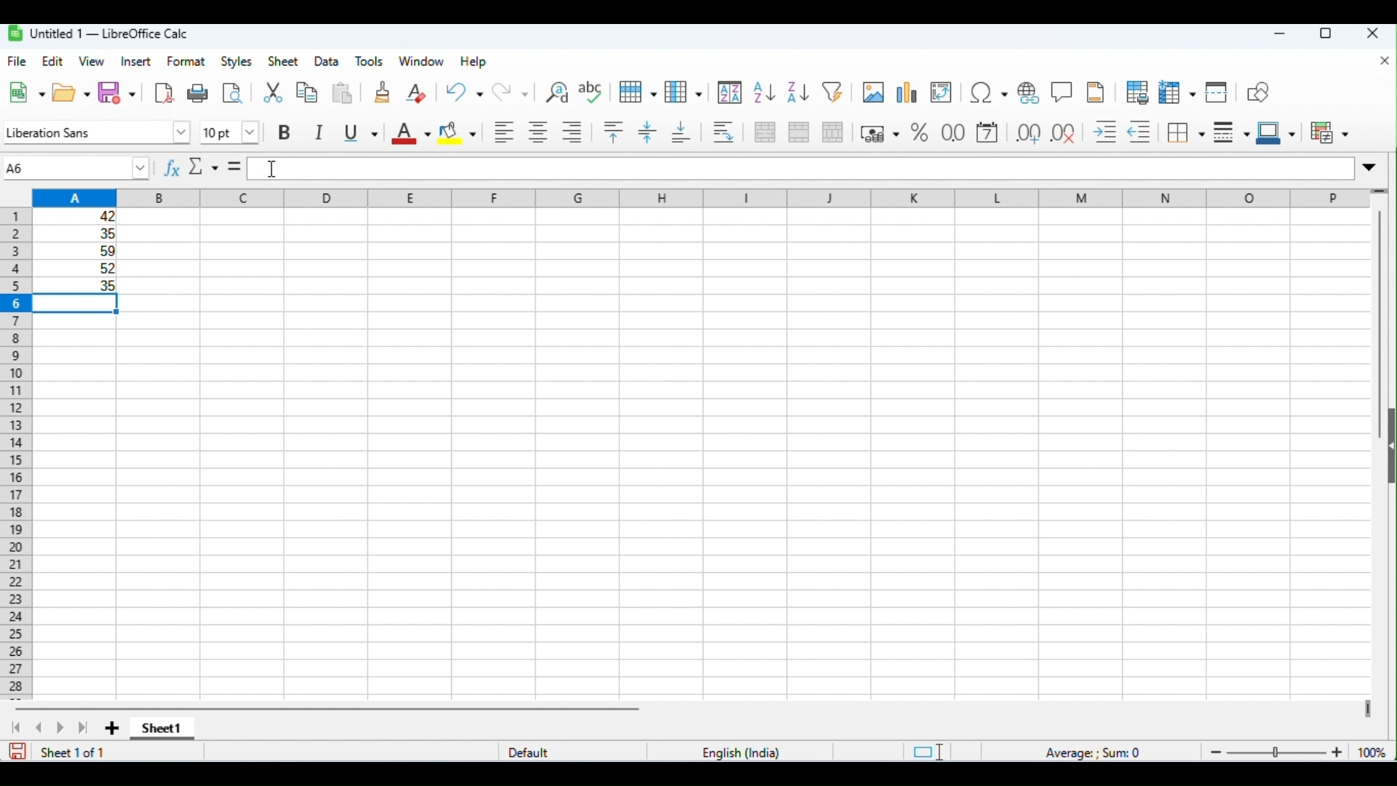  Describe the element at coordinates (1297, 751) in the screenshot. I see `zoom` at that location.